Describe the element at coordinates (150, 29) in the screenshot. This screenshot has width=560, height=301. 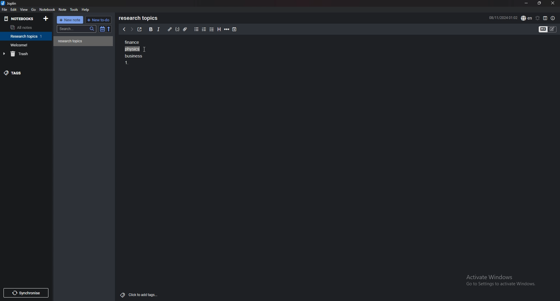
I see `bold` at that location.